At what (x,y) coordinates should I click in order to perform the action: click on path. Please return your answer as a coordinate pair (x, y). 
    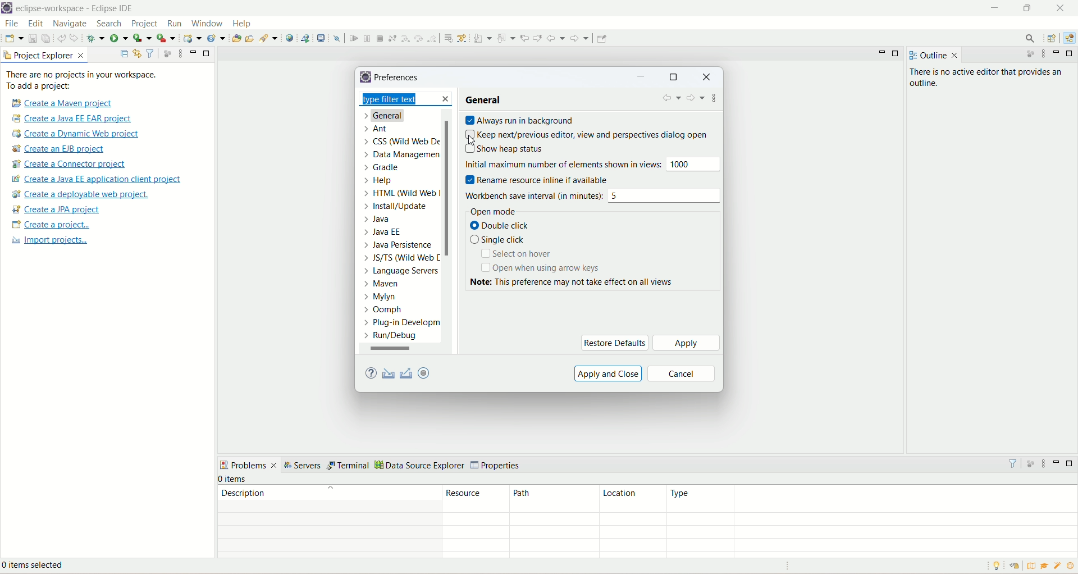
    Looking at the image, I should click on (551, 499).